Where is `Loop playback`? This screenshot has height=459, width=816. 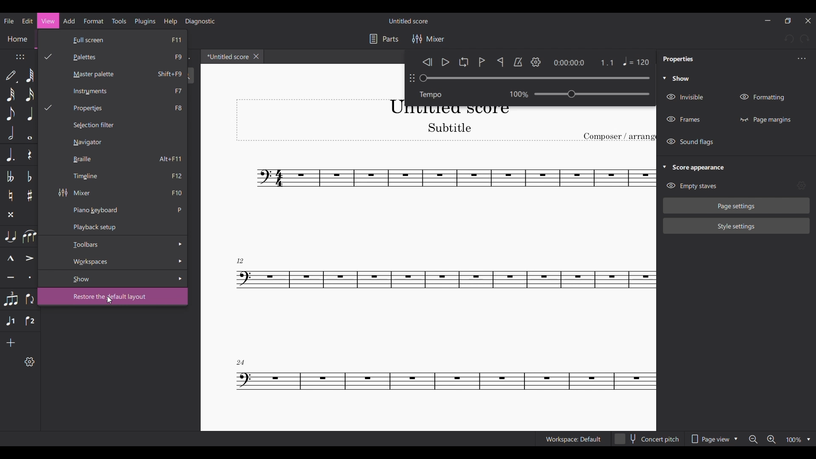 Loop playback is located at coordinates (464, 62).